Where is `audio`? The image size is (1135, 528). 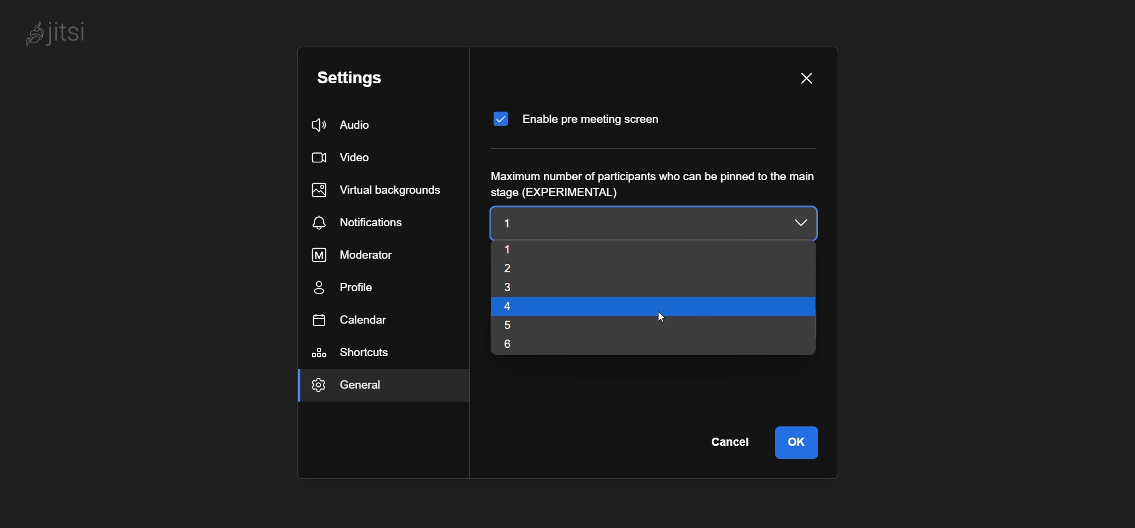 audio is located at coordinates (343, 126).